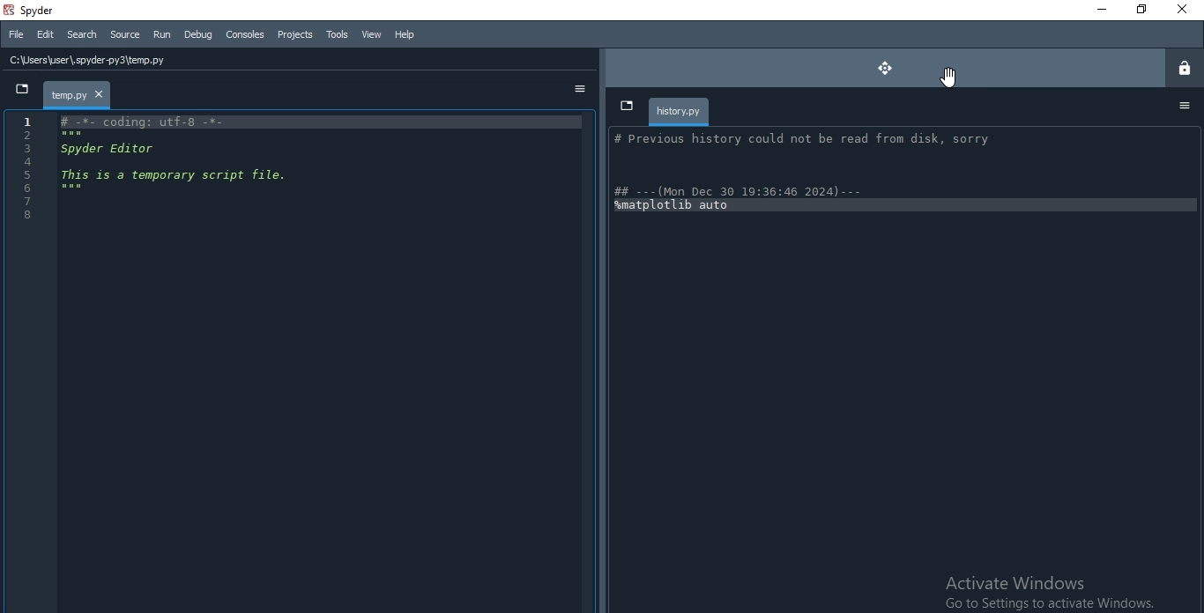 Image resolution: width=1204 pixels, height=613 pixels. Describe the element at coordinates (678, 111) in the screenshot. I see `history.py` at that location.